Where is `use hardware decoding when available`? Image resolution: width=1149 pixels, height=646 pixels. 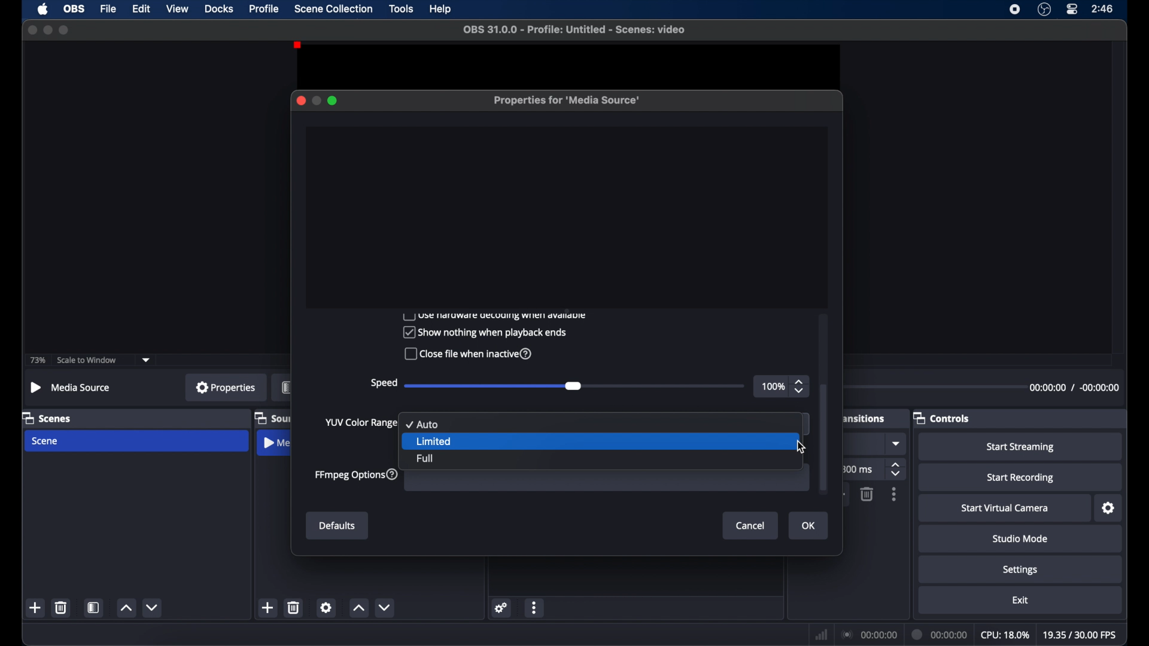
use hardware decoding when available is located at coordinates (495, 316).